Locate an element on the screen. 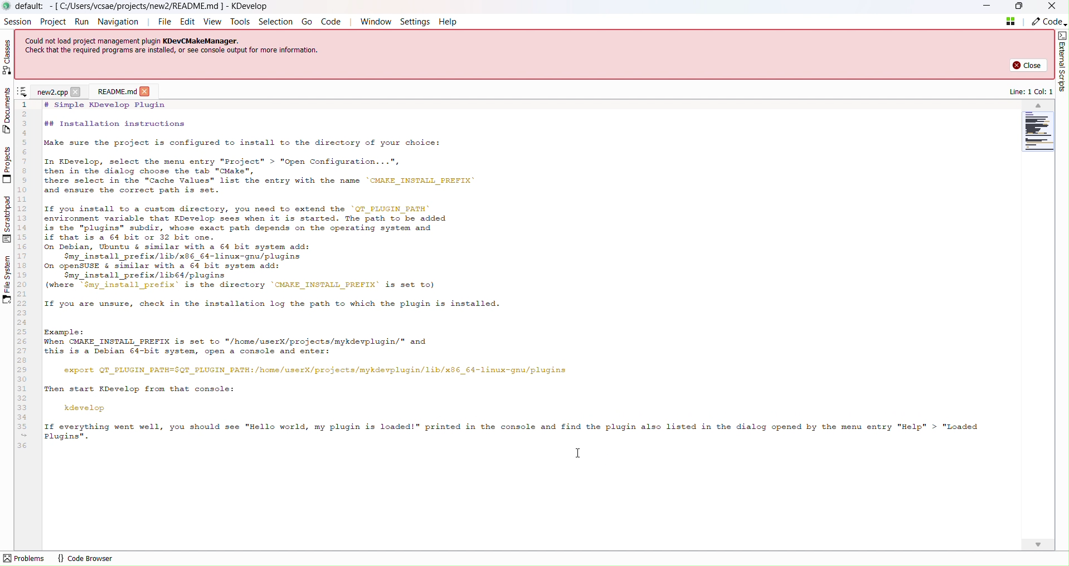 This screenshot has height=566, width=1069. Projects is located at coordinates (9, 165).